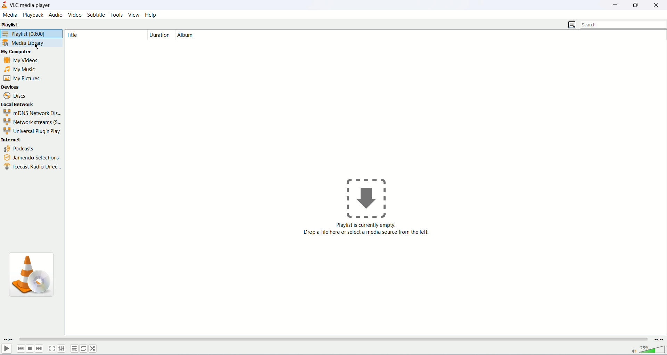 Image resolution: width=667 pixels, height=355 pixels. I want to click on tools, so click(117, 15).